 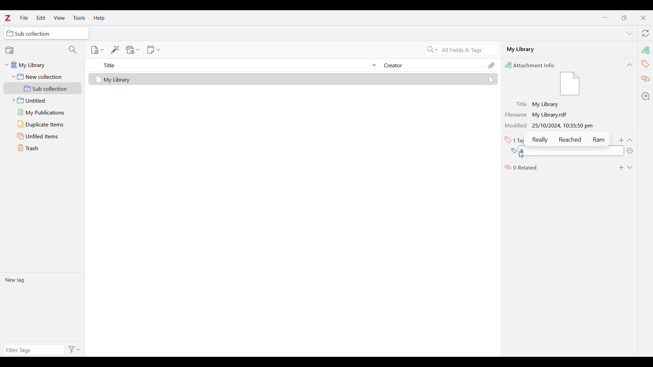 What do you see at coordinates (522, 154) in the screenshot?
I see `Cursor position unchanged` at bounding box center [522, 154].